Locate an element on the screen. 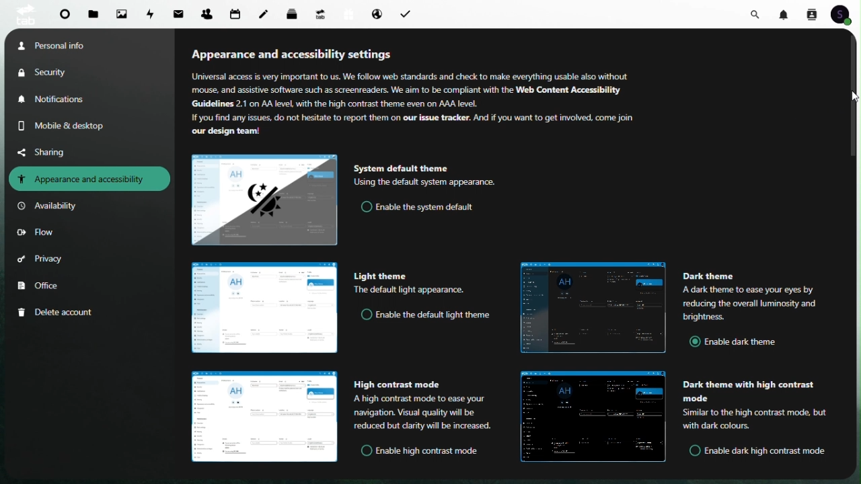 The image size is (861, 484). Cursor is located at coordinates (852, 97).